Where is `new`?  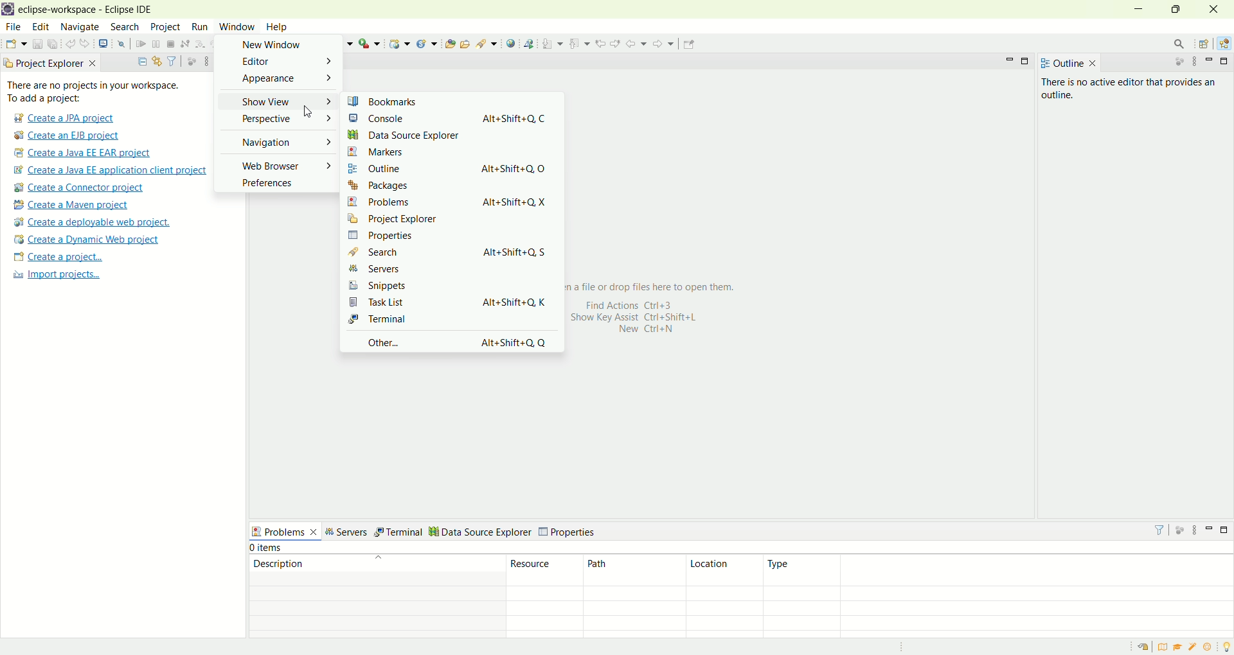 new is located at coordinates (15, 44).